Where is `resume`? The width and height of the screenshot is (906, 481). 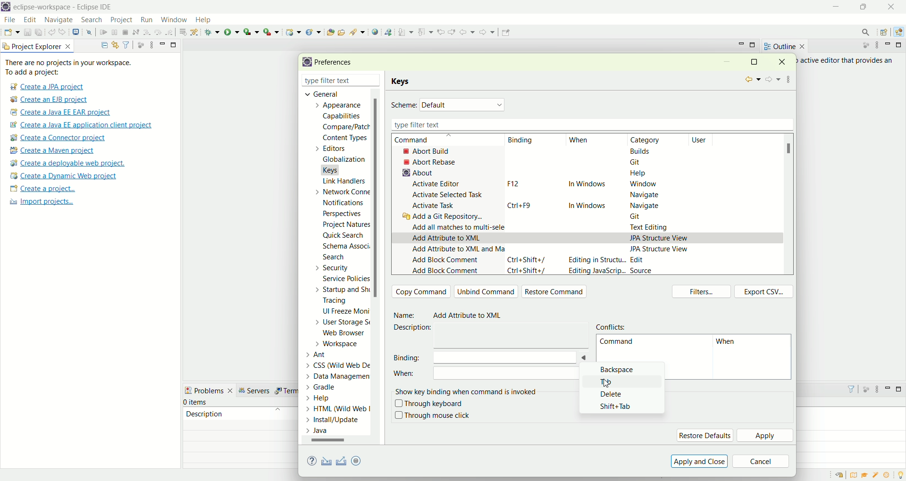
resume is located at coordinates (104, 33).